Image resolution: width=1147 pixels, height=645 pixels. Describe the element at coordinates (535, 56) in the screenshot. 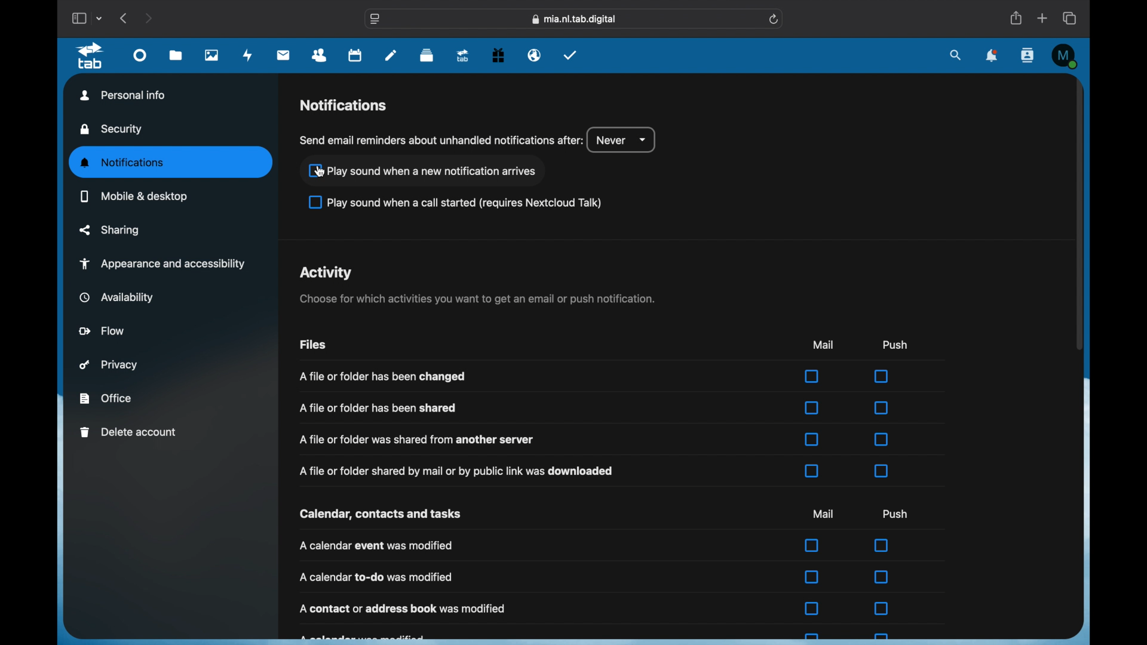

I see `emails` at that location.